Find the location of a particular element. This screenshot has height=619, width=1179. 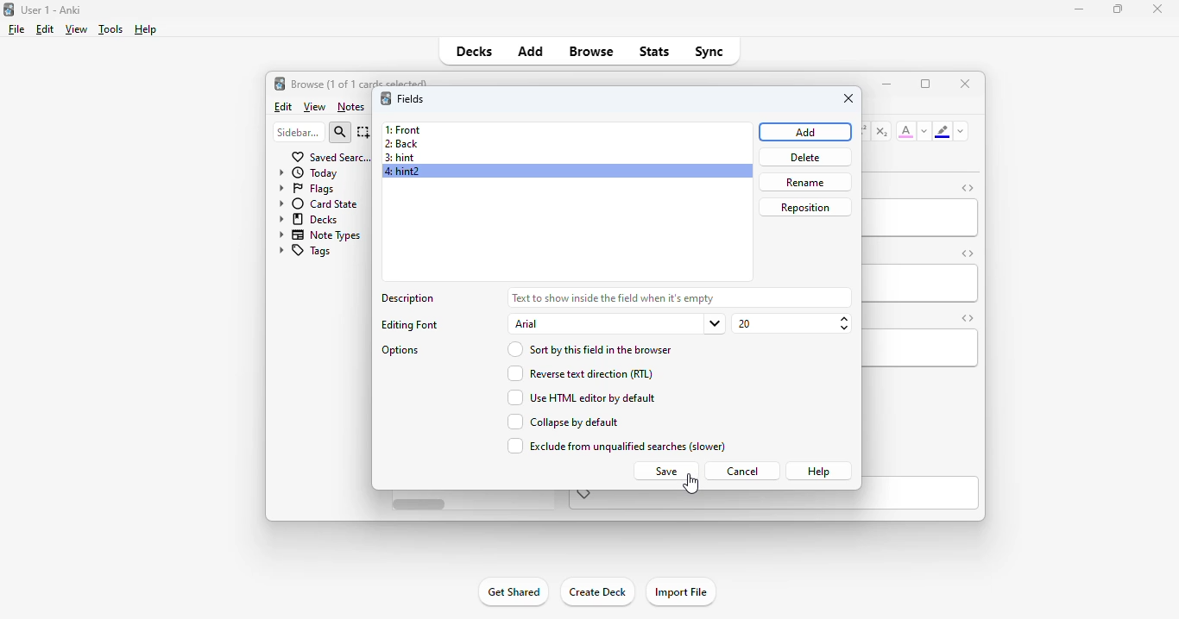

change color is located at coordinates (961, 131).